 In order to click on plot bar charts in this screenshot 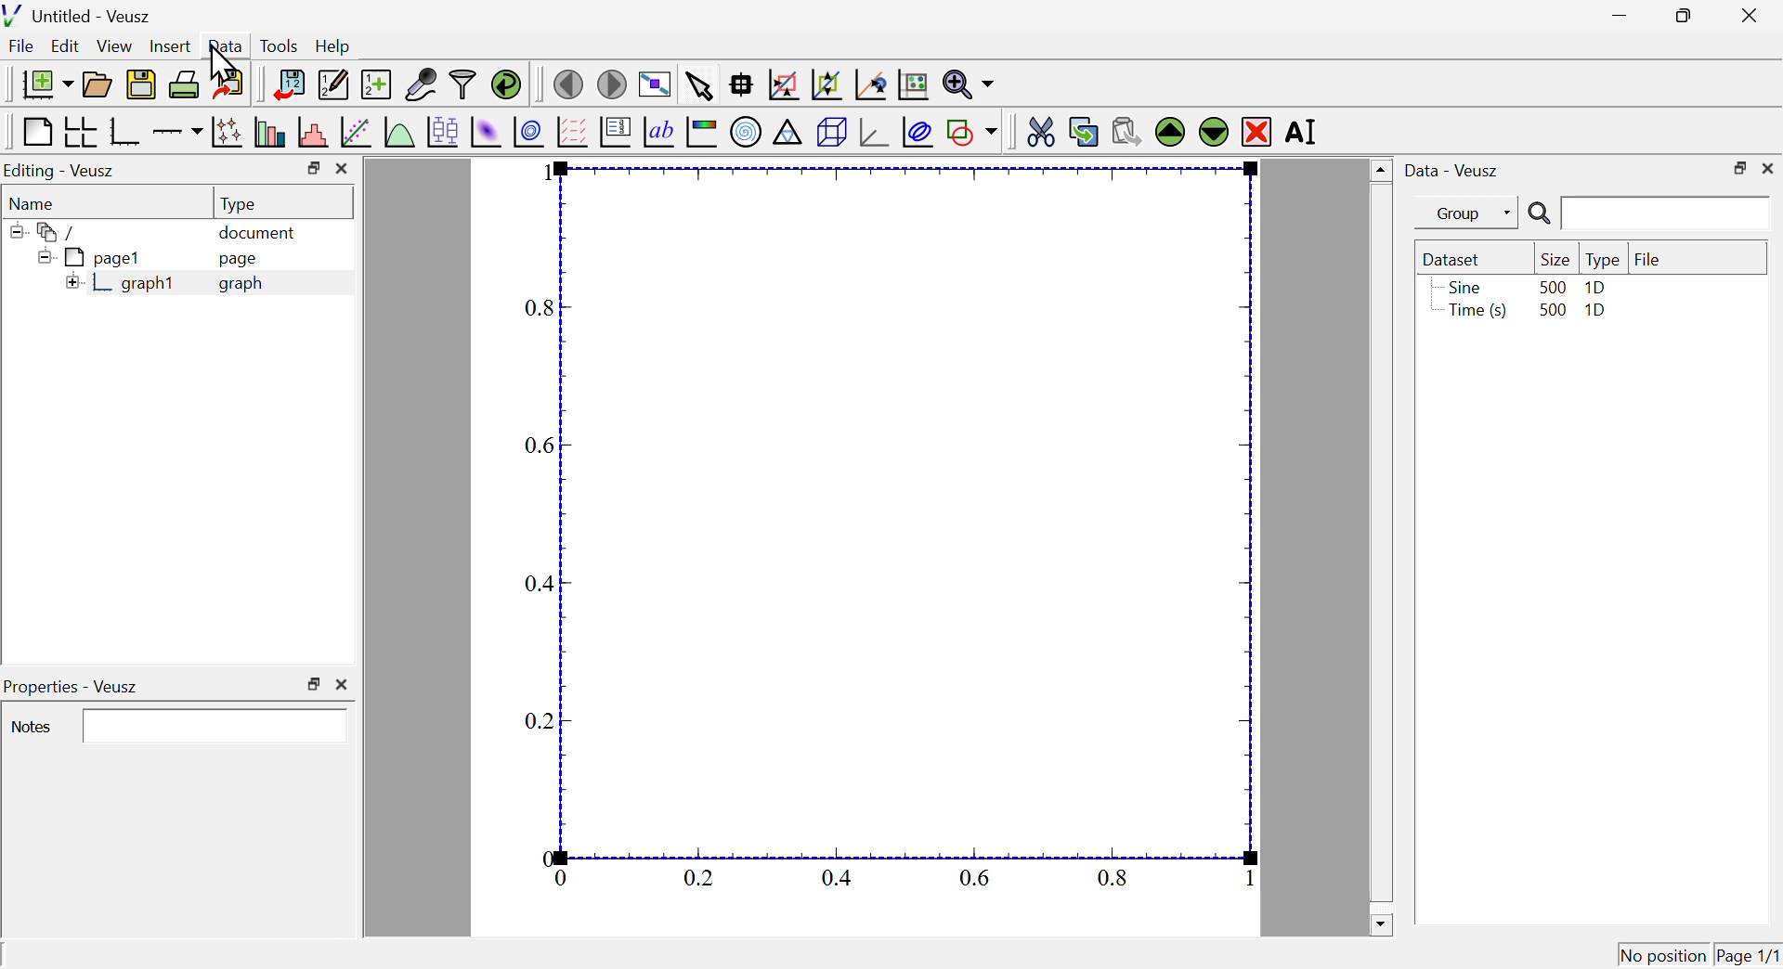, I will do `click(269, 134)`.